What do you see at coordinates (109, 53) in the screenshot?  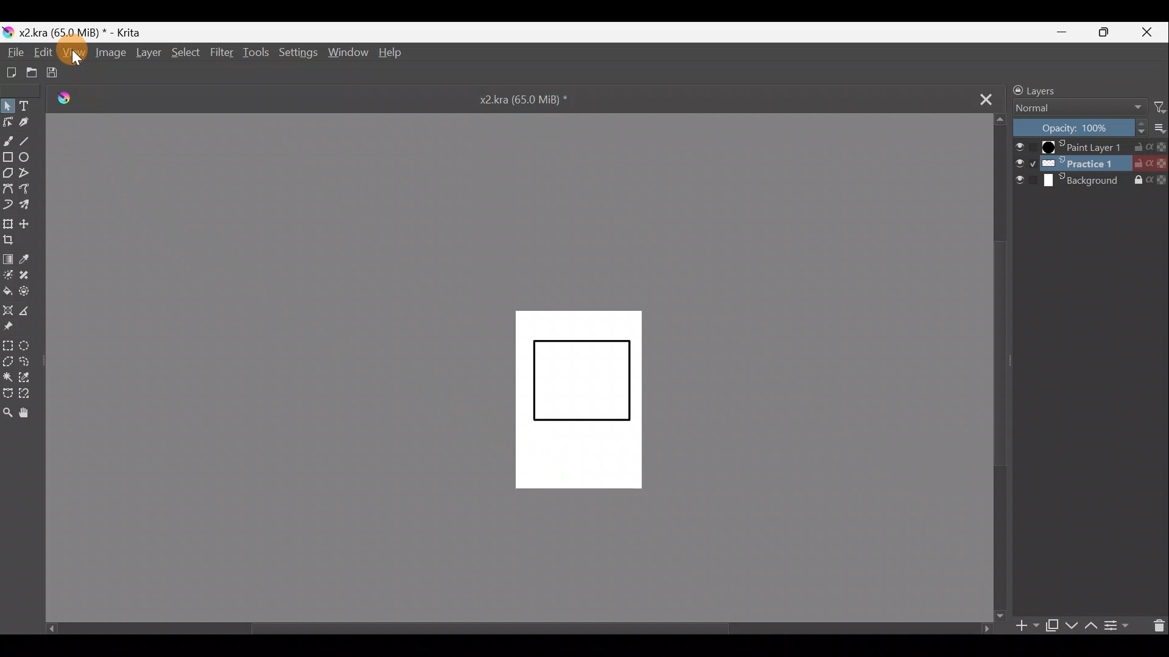 I see `Image` at bounding box center [109, 53].